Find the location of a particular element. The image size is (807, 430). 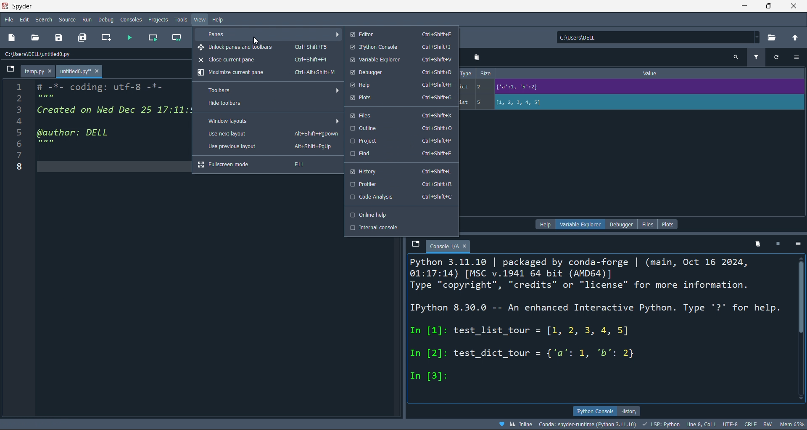

profiler is located at coordinates (398, 184).